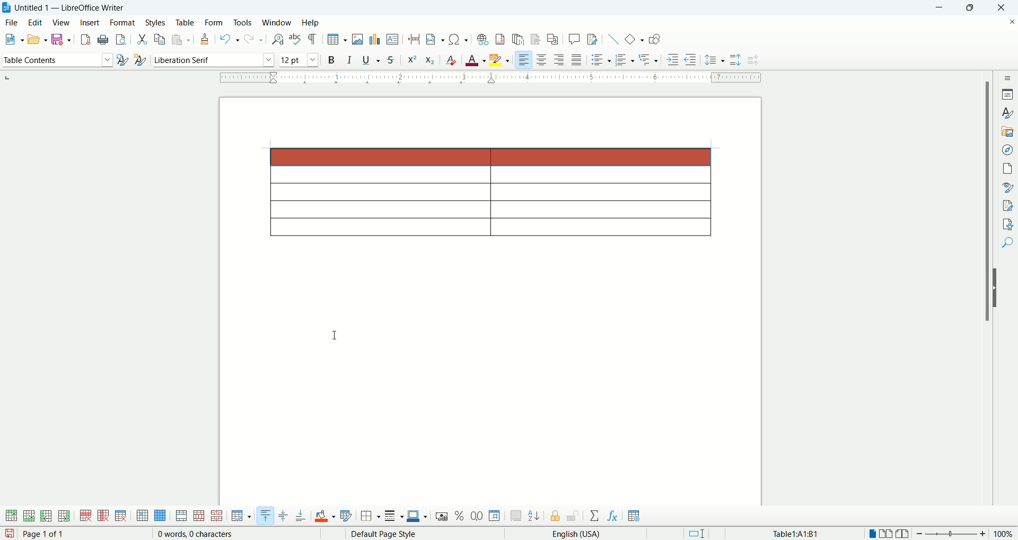 The width and height of the screenshot is (1018, 540). What do you see at coordinates (185, 23) in the screenshot?
I see `table` at bounding box center [185, 23].